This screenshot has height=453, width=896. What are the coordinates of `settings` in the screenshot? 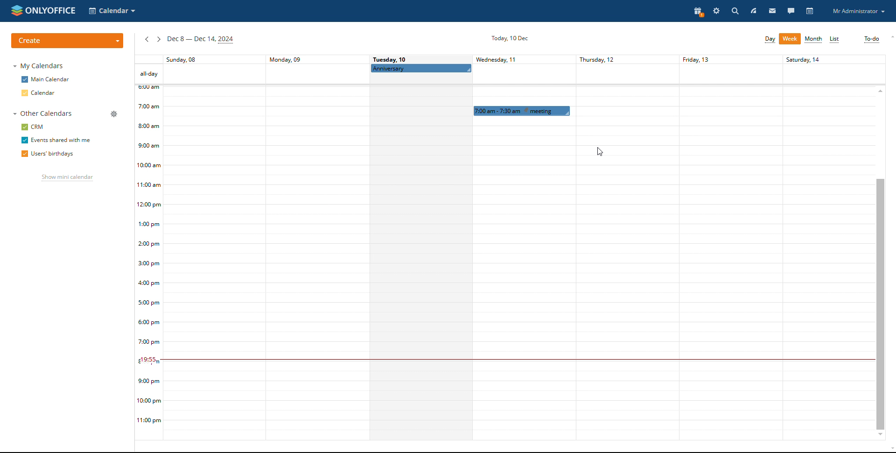 It's located at (716, 11).